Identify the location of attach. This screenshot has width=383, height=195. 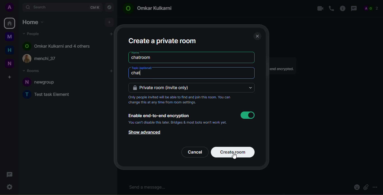
(366, 187).